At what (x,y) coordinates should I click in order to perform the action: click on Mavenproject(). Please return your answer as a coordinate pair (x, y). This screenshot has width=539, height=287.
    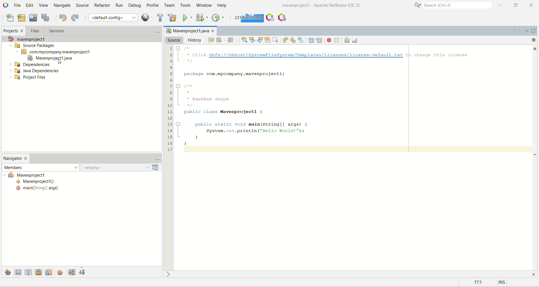
    Looking at the image, I should click on (38, 182).